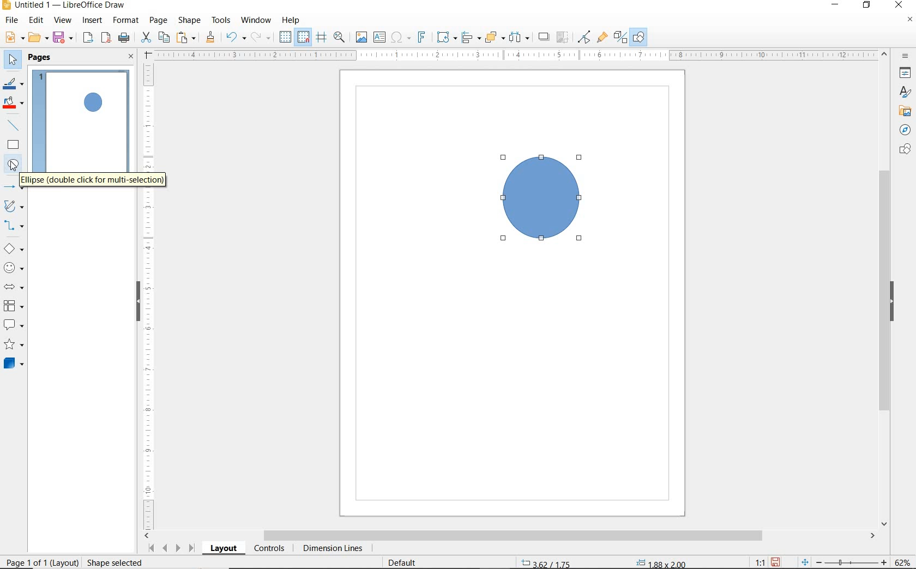 This screenshot has height=569, width=916. Describe the element at coordinates (517, 56) in the screenshot. I see `RULER` at that location.